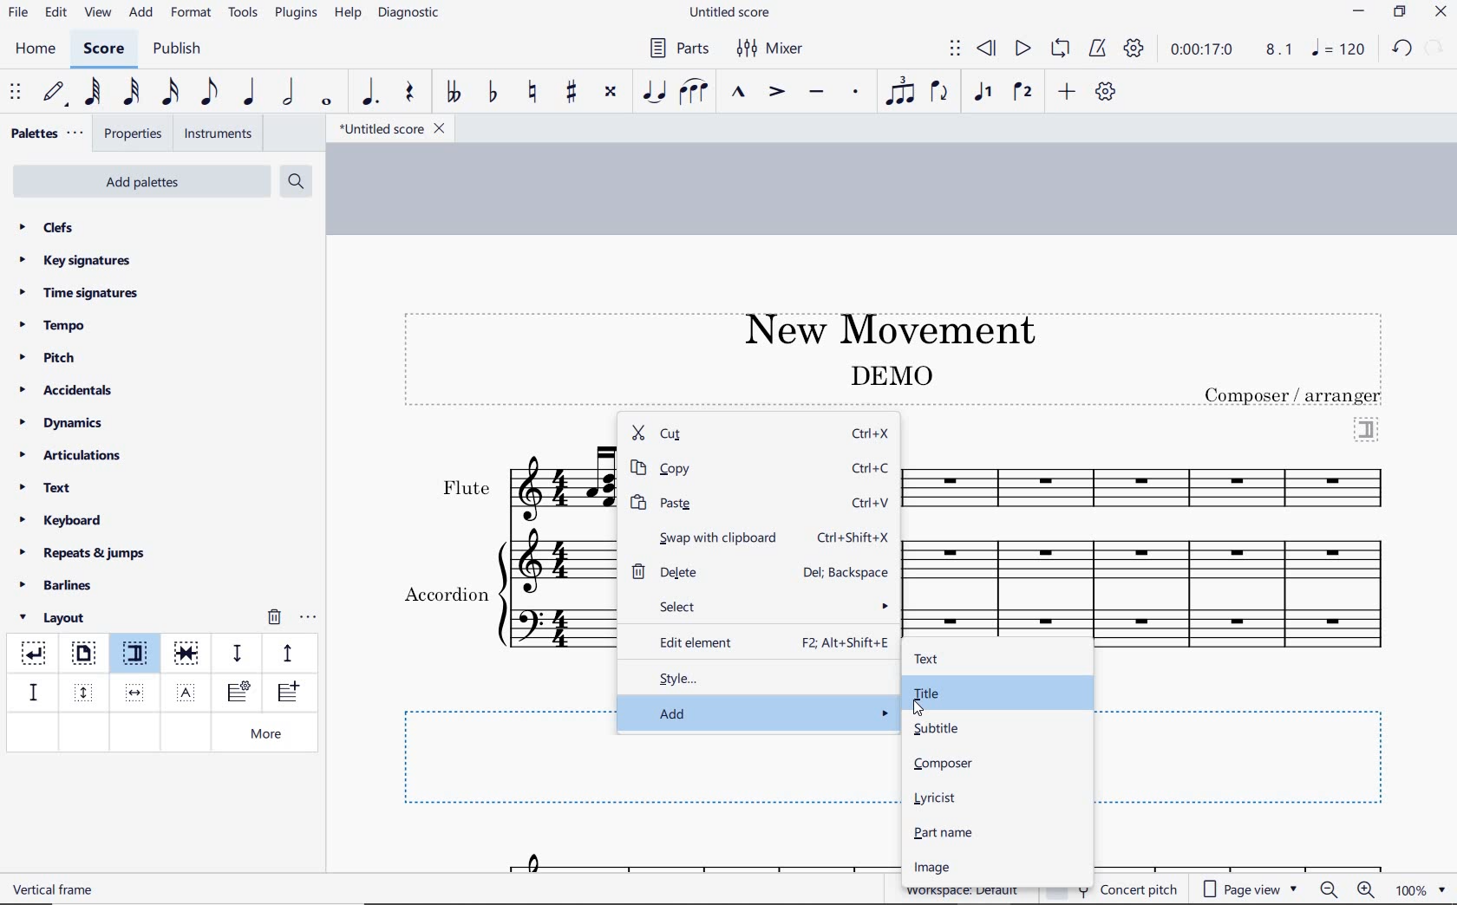  I want to click on file, so click(17, 16).